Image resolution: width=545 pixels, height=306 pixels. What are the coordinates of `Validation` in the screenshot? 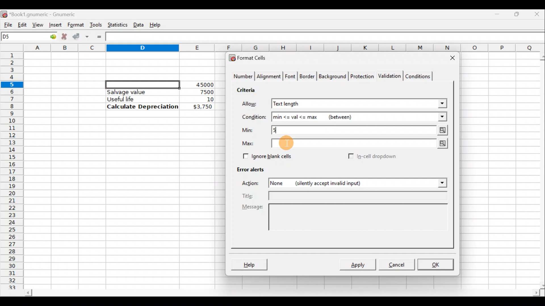 It's located at (388, 76).